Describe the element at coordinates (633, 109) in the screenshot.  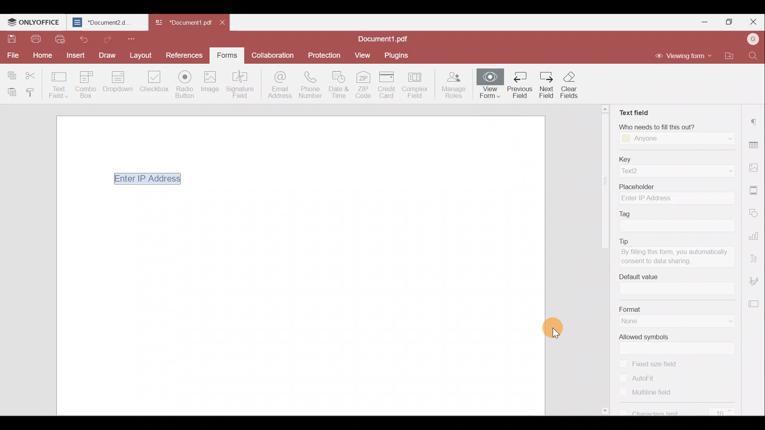
I see `Text field` at that location.